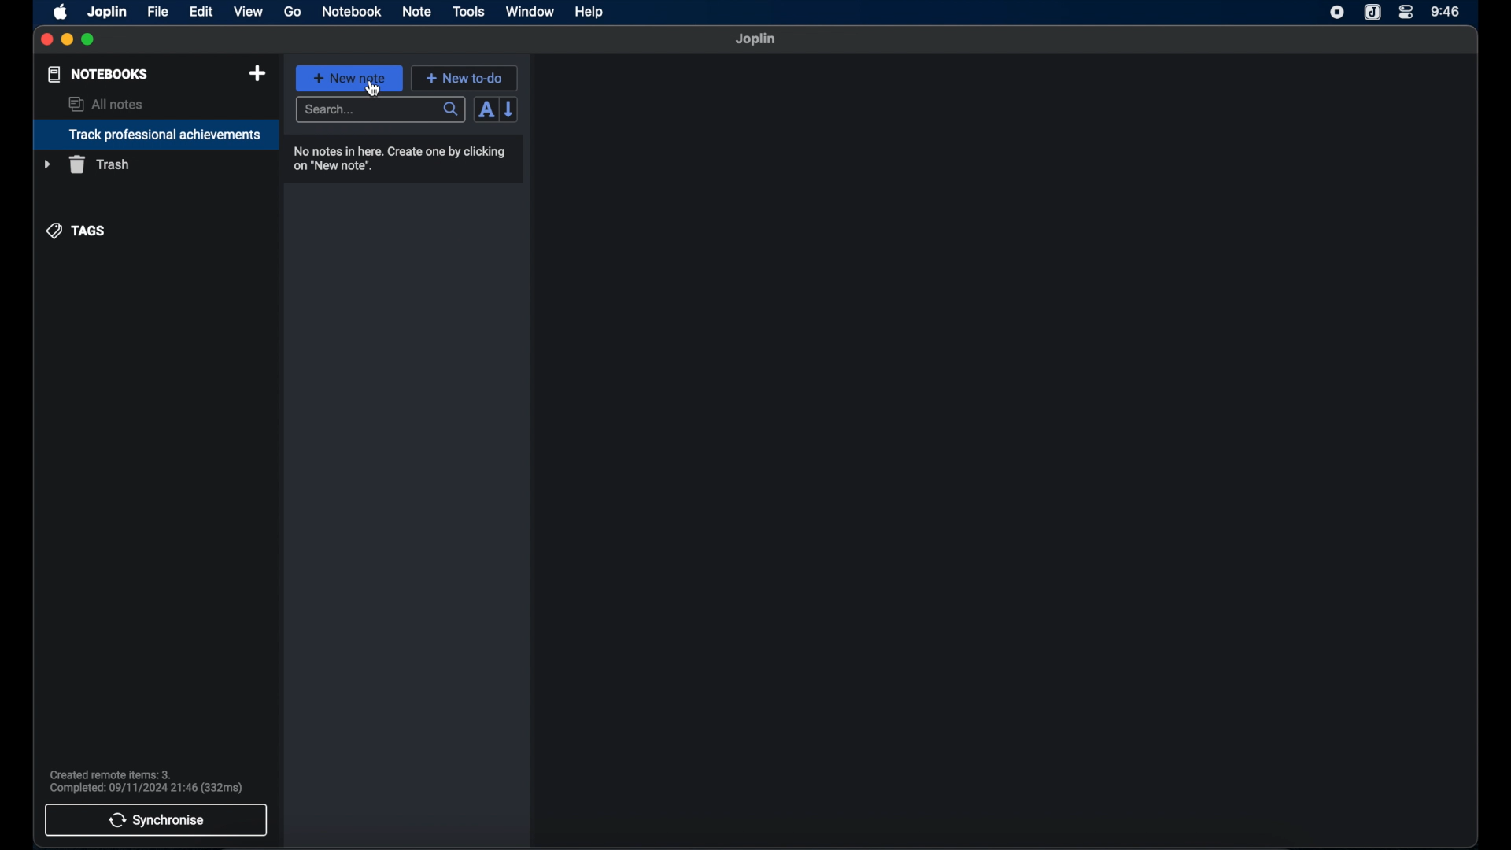  Describe the element at coordinates (155, 135) in the screenshot. I see `track professional achievements` at that location.